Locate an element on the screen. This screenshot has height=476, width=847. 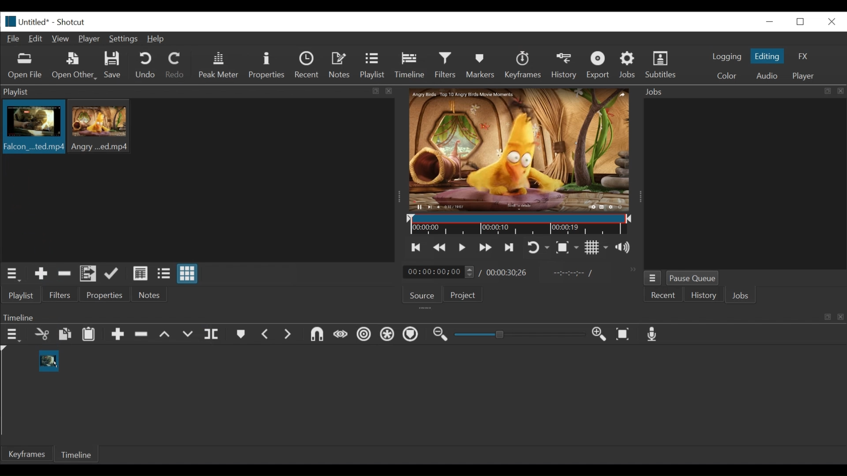
lift is located at coordinates (166, 335).